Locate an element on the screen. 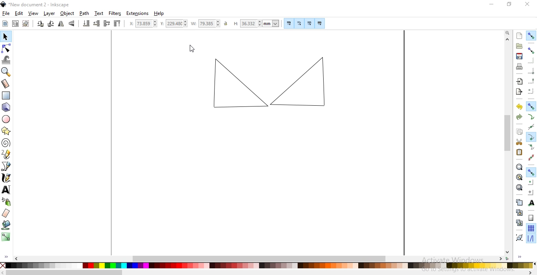  copy selection to clipboard is located at coordinates (520, 132).